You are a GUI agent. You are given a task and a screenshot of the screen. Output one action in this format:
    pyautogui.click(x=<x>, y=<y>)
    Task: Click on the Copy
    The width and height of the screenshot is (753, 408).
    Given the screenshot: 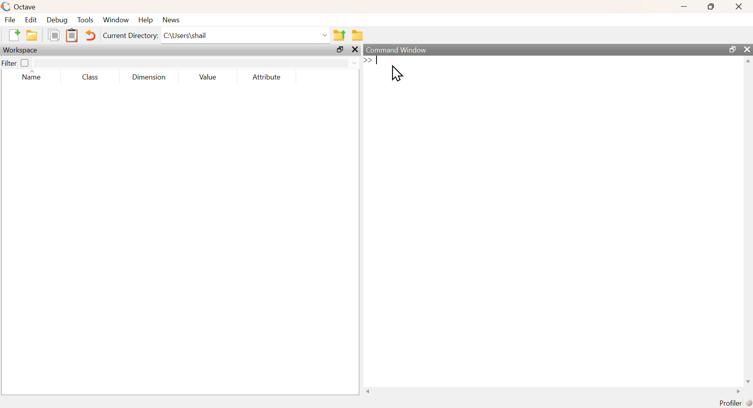 What is the action you would take?
    pyautogui.click(x=54, y=35)
    